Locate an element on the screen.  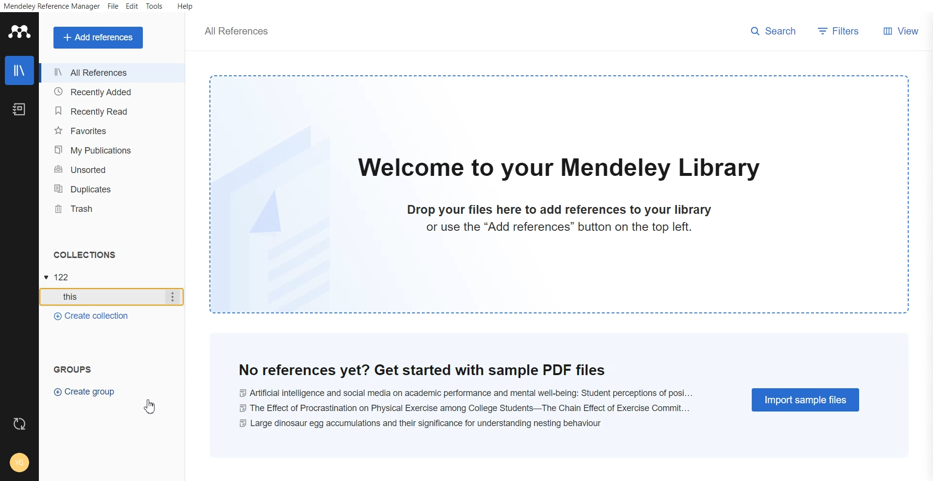
All references is located at coordinates (111, 73).